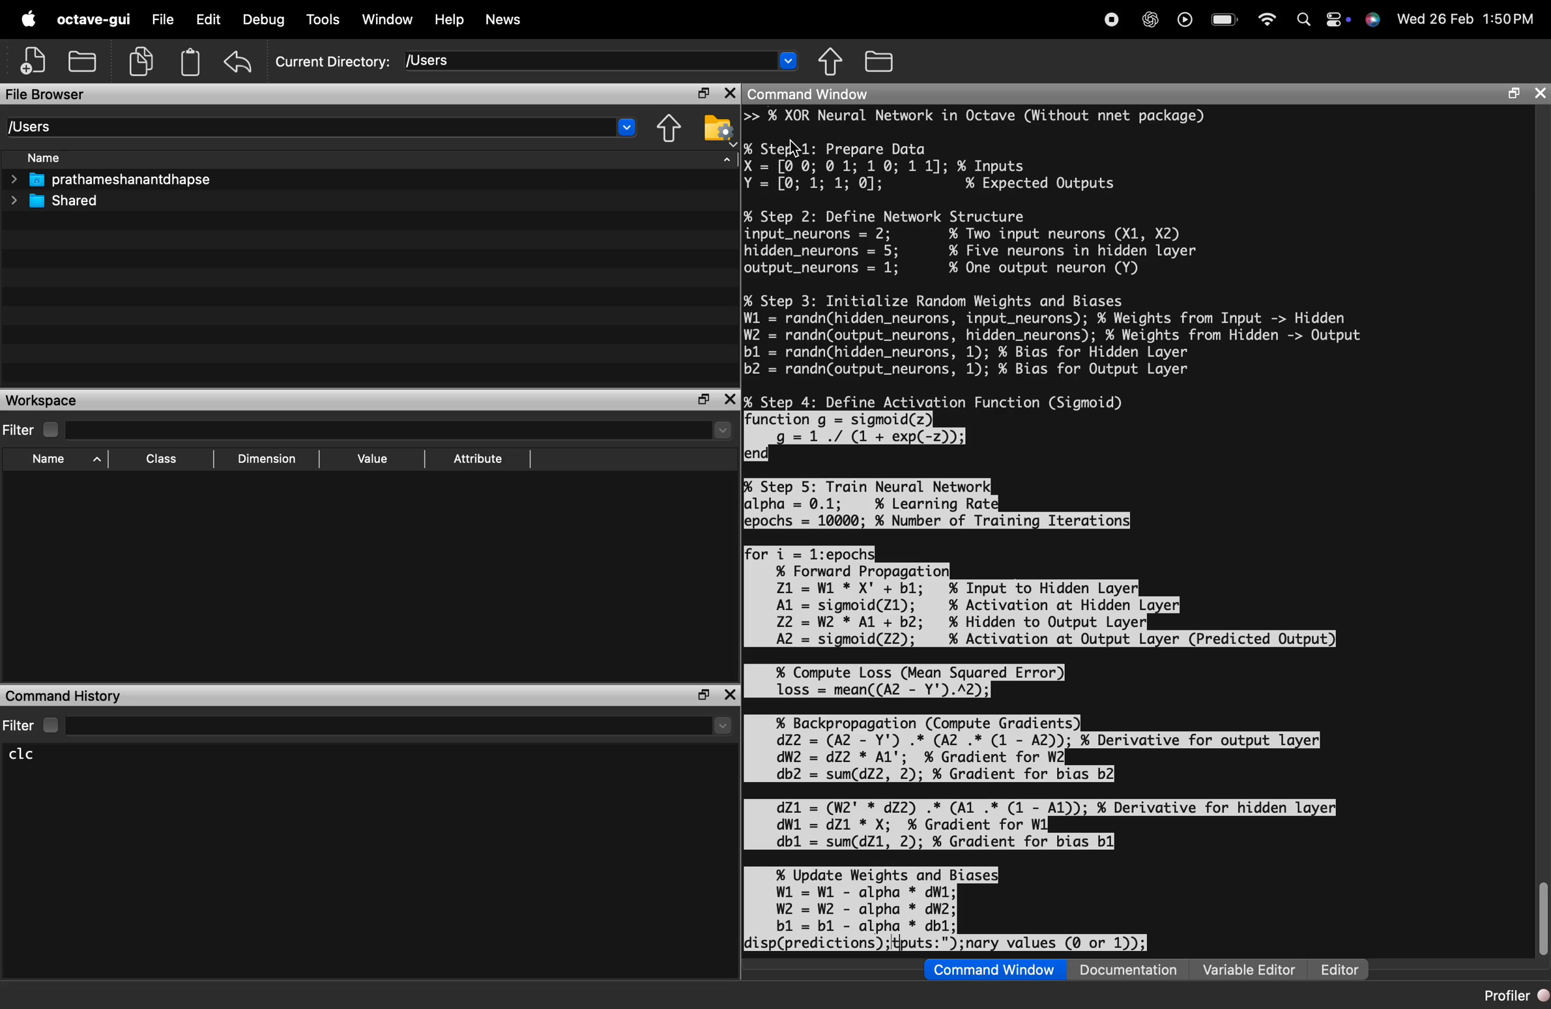  What do you see at coordinates (1541, 919) in the screenshot?
I see `Scroll bar` at bounding box center [1541, 919].